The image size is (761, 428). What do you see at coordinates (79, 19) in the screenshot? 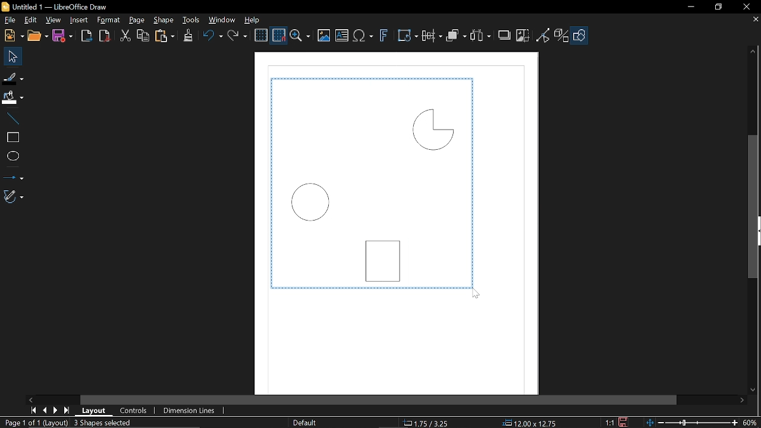
I see `Insert` at bounding box center [79, 19].